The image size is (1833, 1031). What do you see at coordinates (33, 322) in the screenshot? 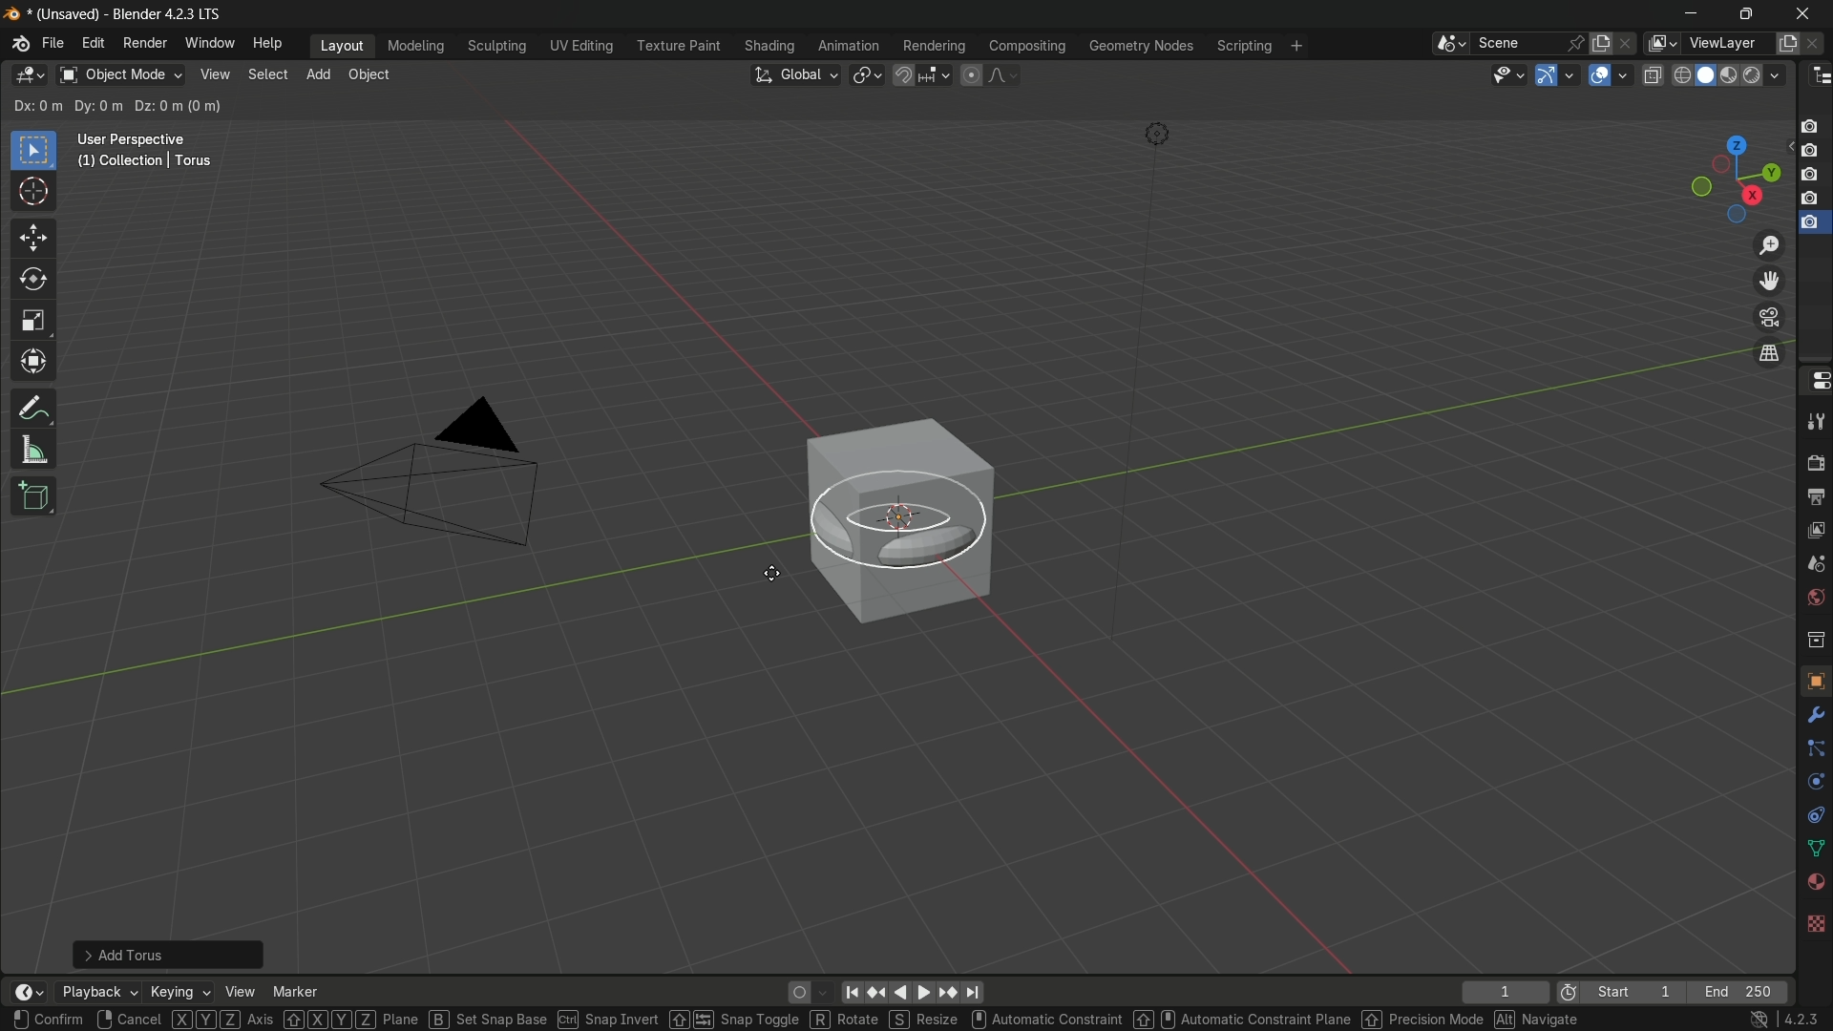
I see `scale` at bounding box center [33, 322].